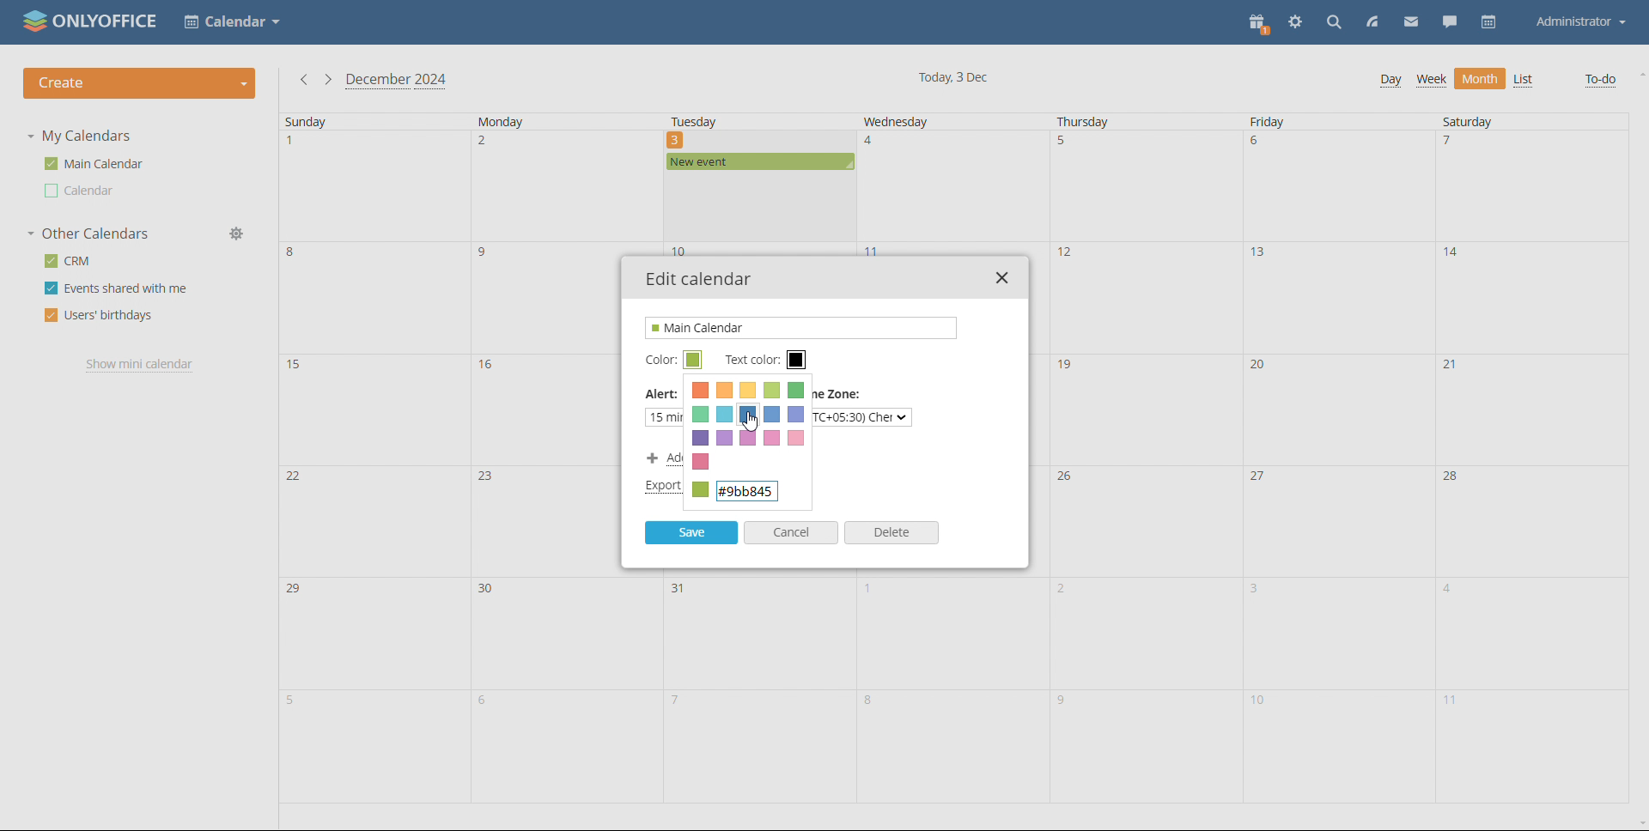  I want to click on date, so click(1337, 519).